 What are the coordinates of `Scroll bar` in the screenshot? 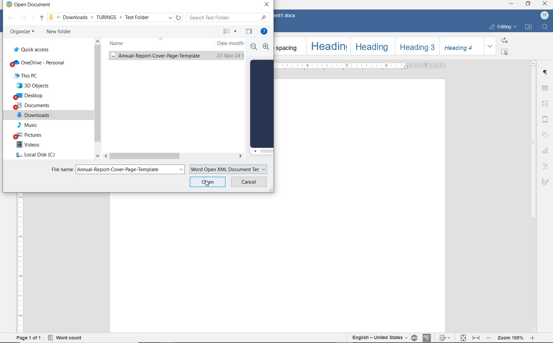 It's located at (262, 152).